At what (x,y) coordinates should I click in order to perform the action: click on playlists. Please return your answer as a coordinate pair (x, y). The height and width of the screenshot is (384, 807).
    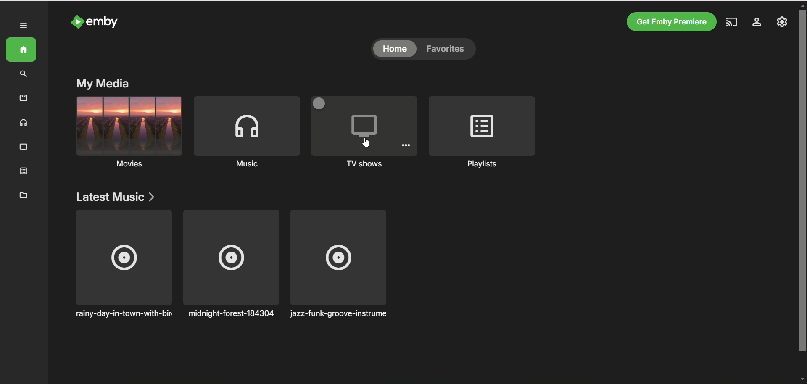
    Looking at the image, I should click on (483, 134).